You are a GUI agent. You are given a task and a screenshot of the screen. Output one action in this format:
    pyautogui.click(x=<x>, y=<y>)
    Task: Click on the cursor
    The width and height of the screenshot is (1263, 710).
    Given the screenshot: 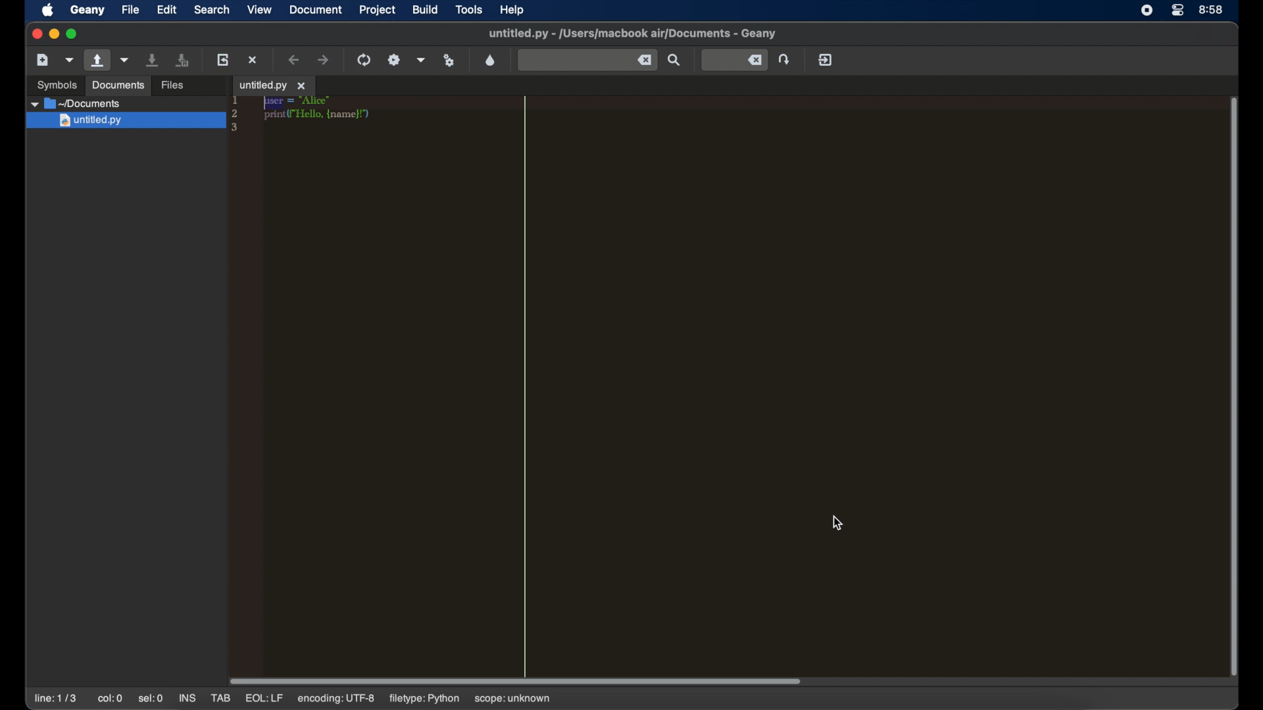 What is the action you would take?
    pyautogui.click(x=837, y=523)
    